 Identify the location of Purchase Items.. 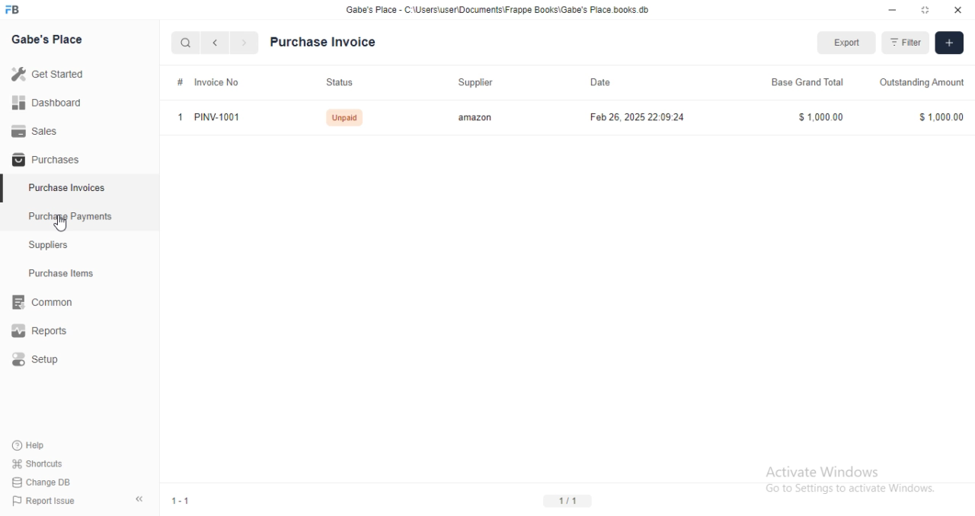
(66, 275).